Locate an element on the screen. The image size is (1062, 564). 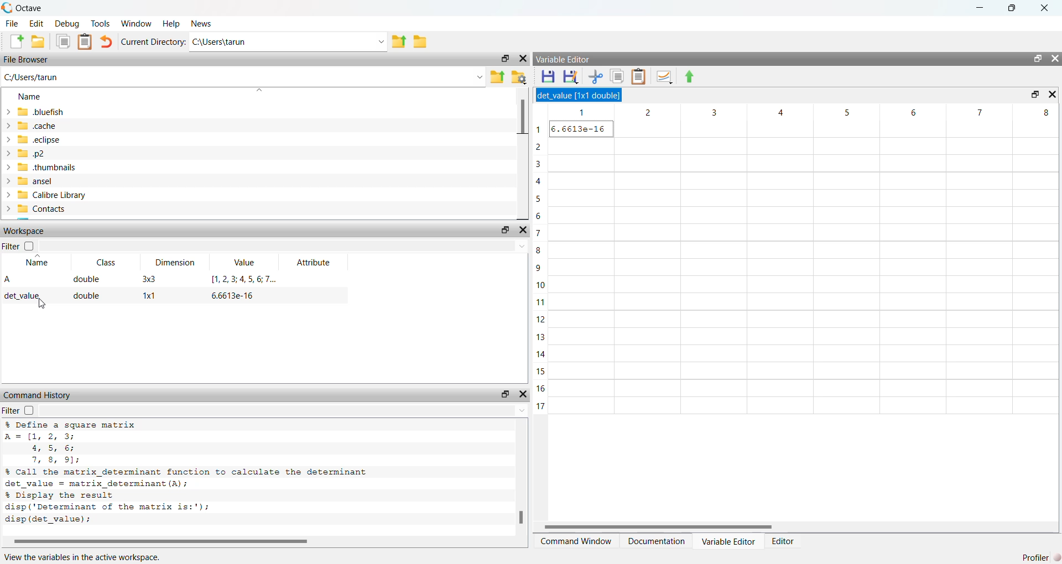
maximize is located at coordinates (1011, 8).